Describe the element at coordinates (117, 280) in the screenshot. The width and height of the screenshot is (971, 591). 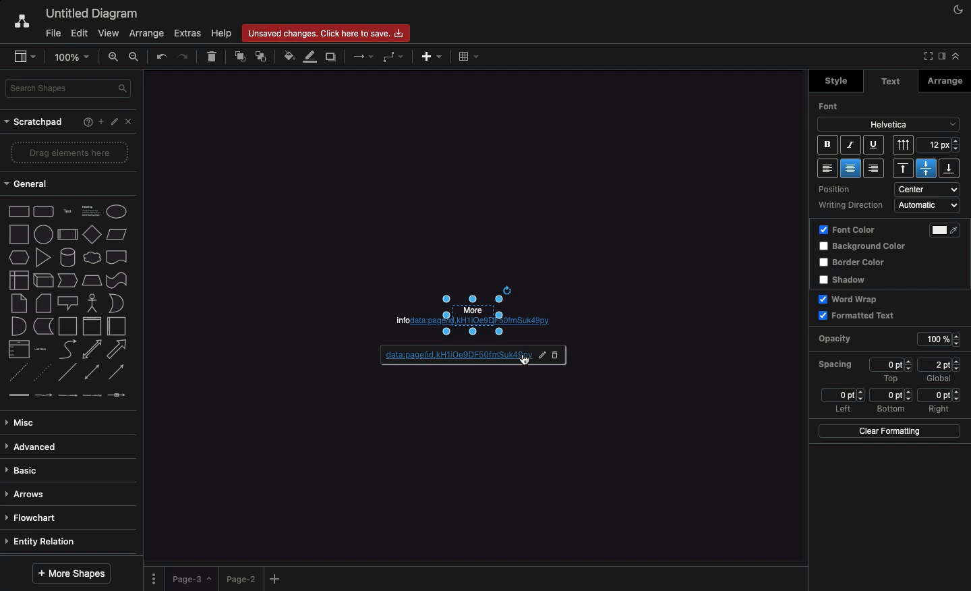
I see `tape` at that location.